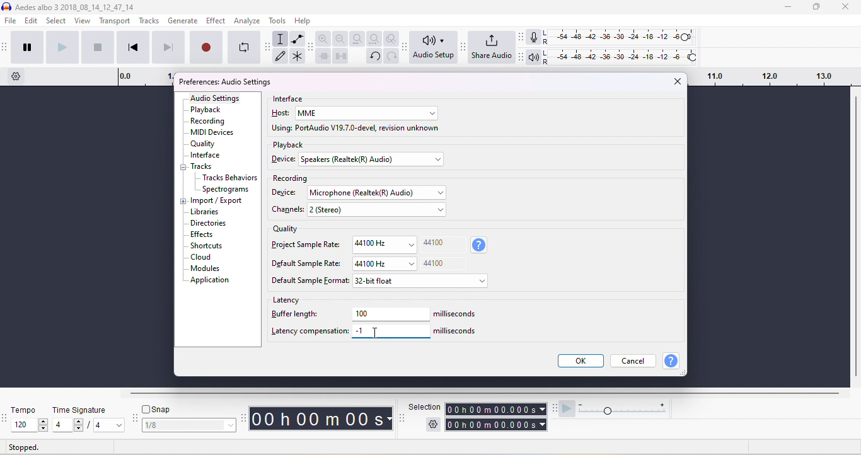 The width and height of the screenshot is (861, 455). What do you see at coordinates (226, 190) in the screenshot?
I see `spectrograms` at bounding box center [226, 190].